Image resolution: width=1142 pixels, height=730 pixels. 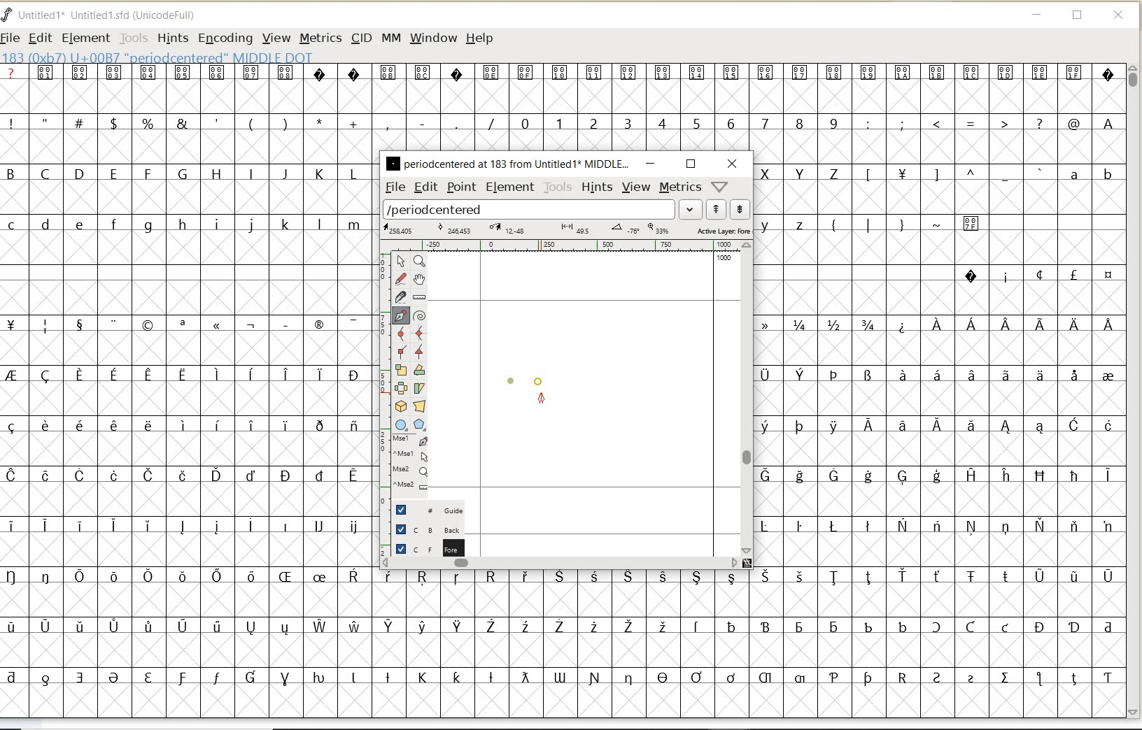 What do you see at coordinates (400, 296) in the screenshot?
I see `cut splines in two` at bounding box center [400, 296].